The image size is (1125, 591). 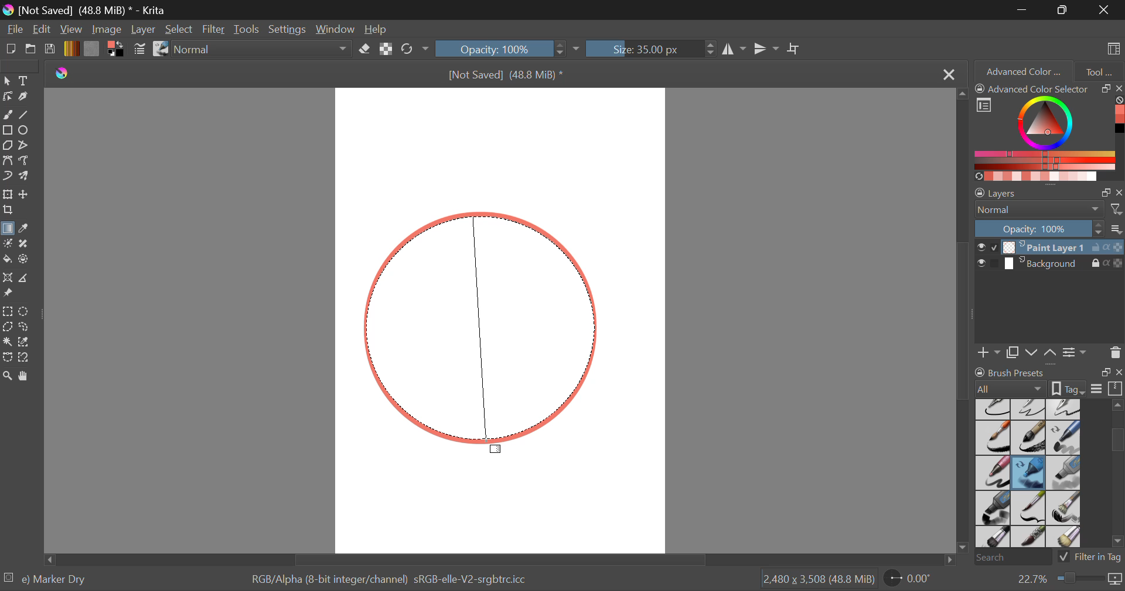 I want to click on Blending Mode, so click(x=1049, y=209).